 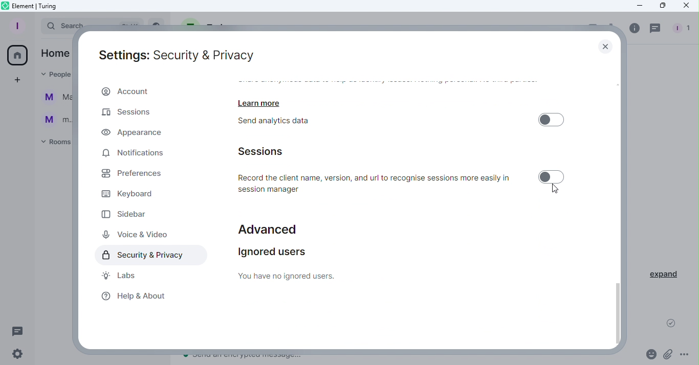 I want to click on m...@t..., so click(x=54, y=119).